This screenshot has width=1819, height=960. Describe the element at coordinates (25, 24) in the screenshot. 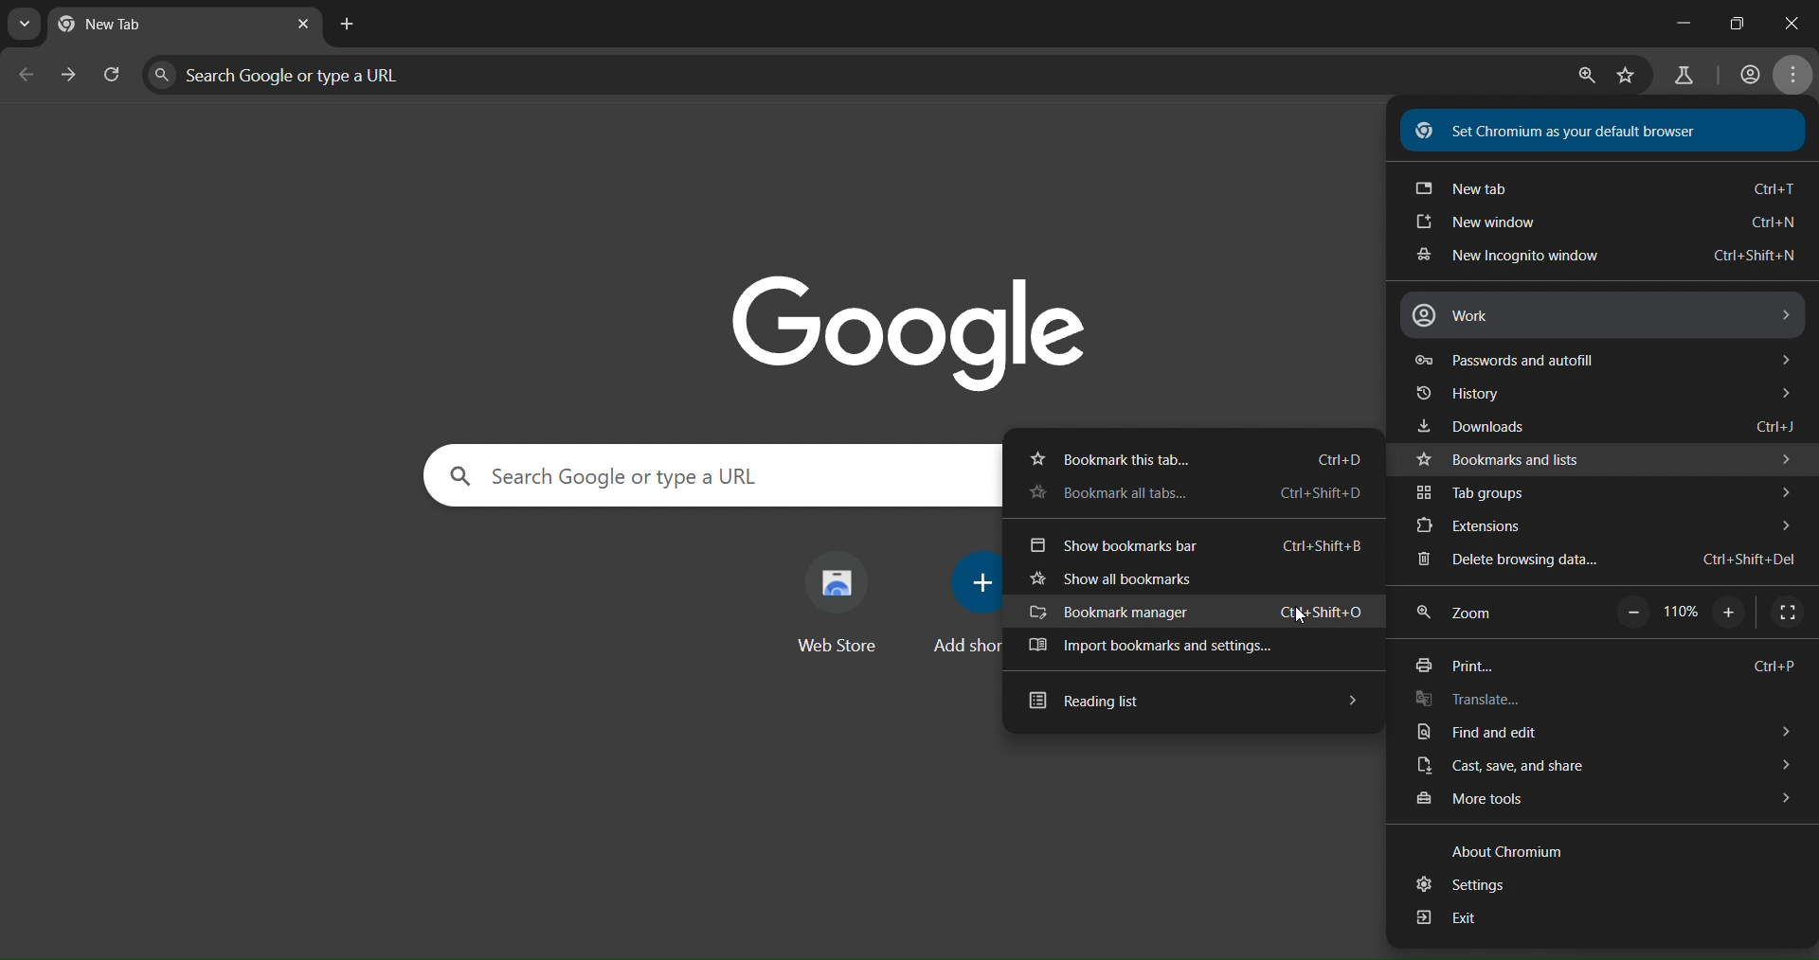

I see `search tabs` at that location.